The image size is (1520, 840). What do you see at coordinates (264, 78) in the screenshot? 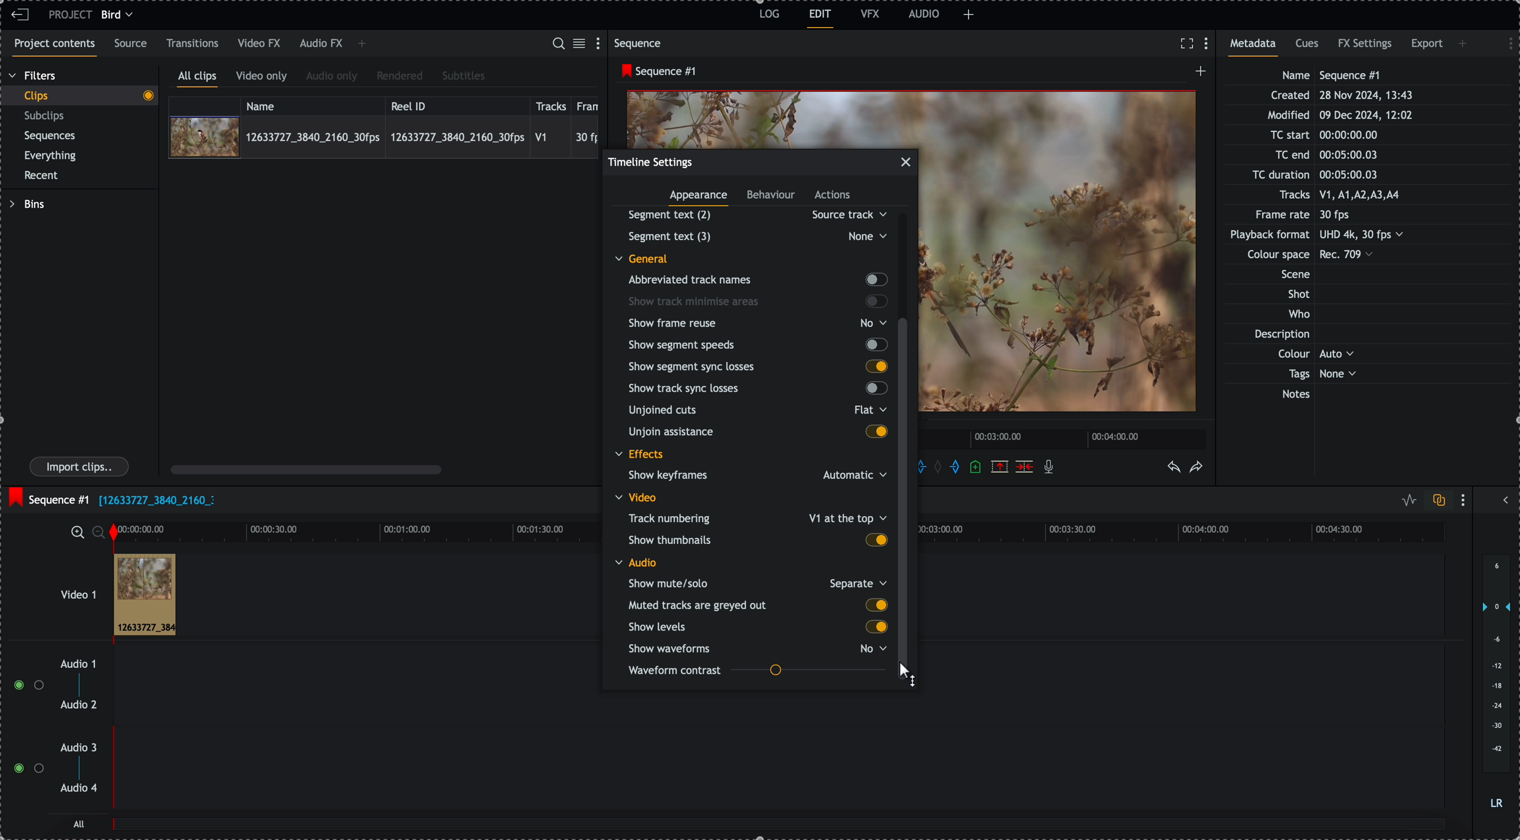
I see `video only` at bounding box center [264, 78].